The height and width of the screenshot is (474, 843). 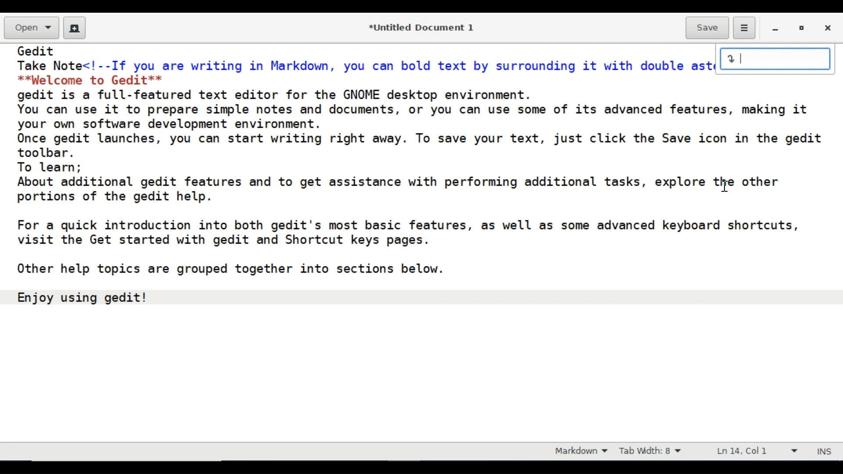 What do you see at coordinates (420, 116) in the screenshot?
I see `You can use it to prepare simple notes and documents, or you can use some of its advanced features, making it
your own software development environment.` at bounding box center [420, 116].